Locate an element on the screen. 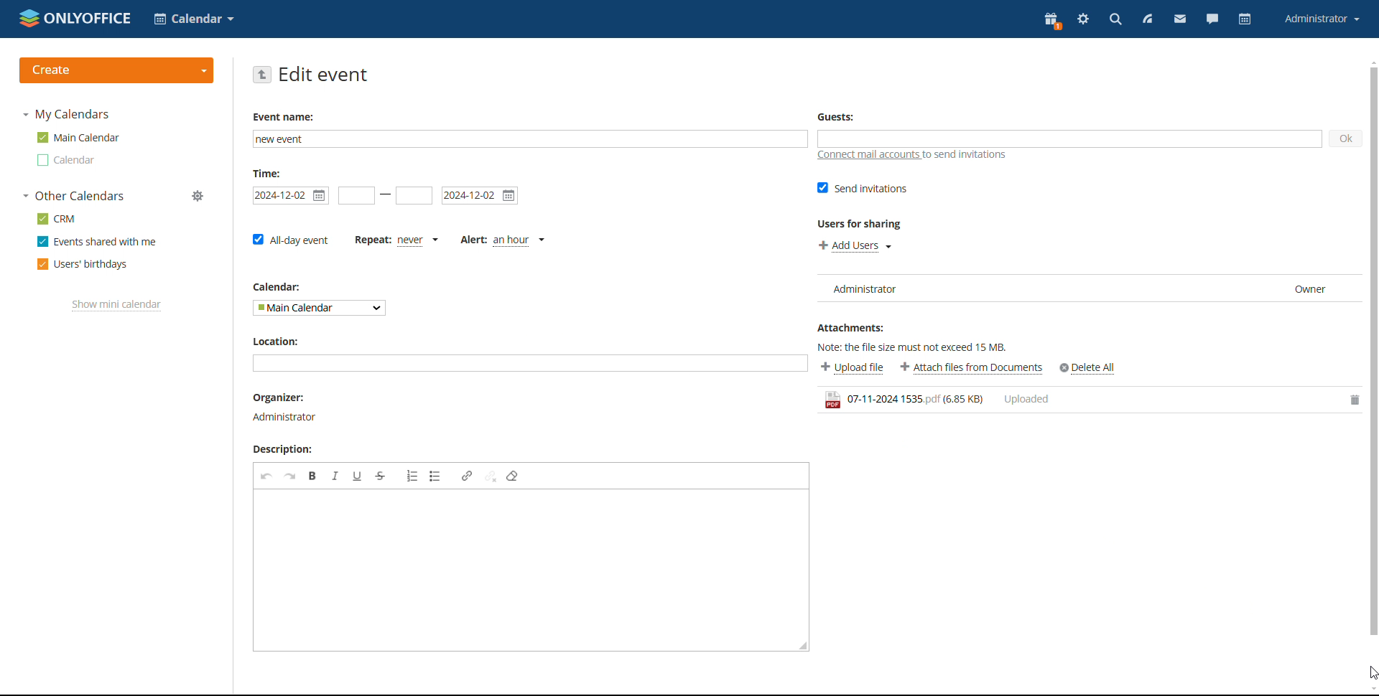 Image resolution: width=1379 pixels, height=696 pixels. end date is located at coordinates (414, 195).